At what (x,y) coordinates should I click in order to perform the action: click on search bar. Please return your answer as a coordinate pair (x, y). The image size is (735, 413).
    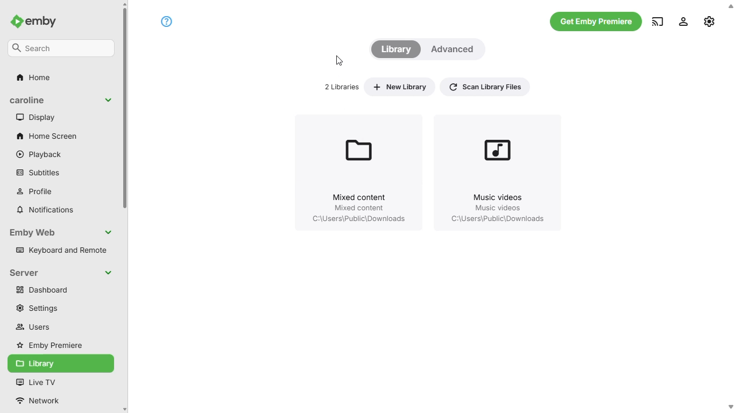
    Looking at the image, I should click on (61, 48).